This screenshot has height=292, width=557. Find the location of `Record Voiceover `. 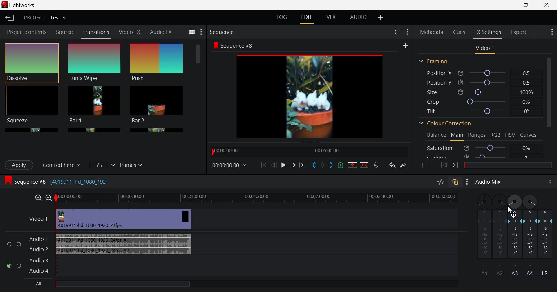

Record Voiceover  is located at coordinates (376, 165).